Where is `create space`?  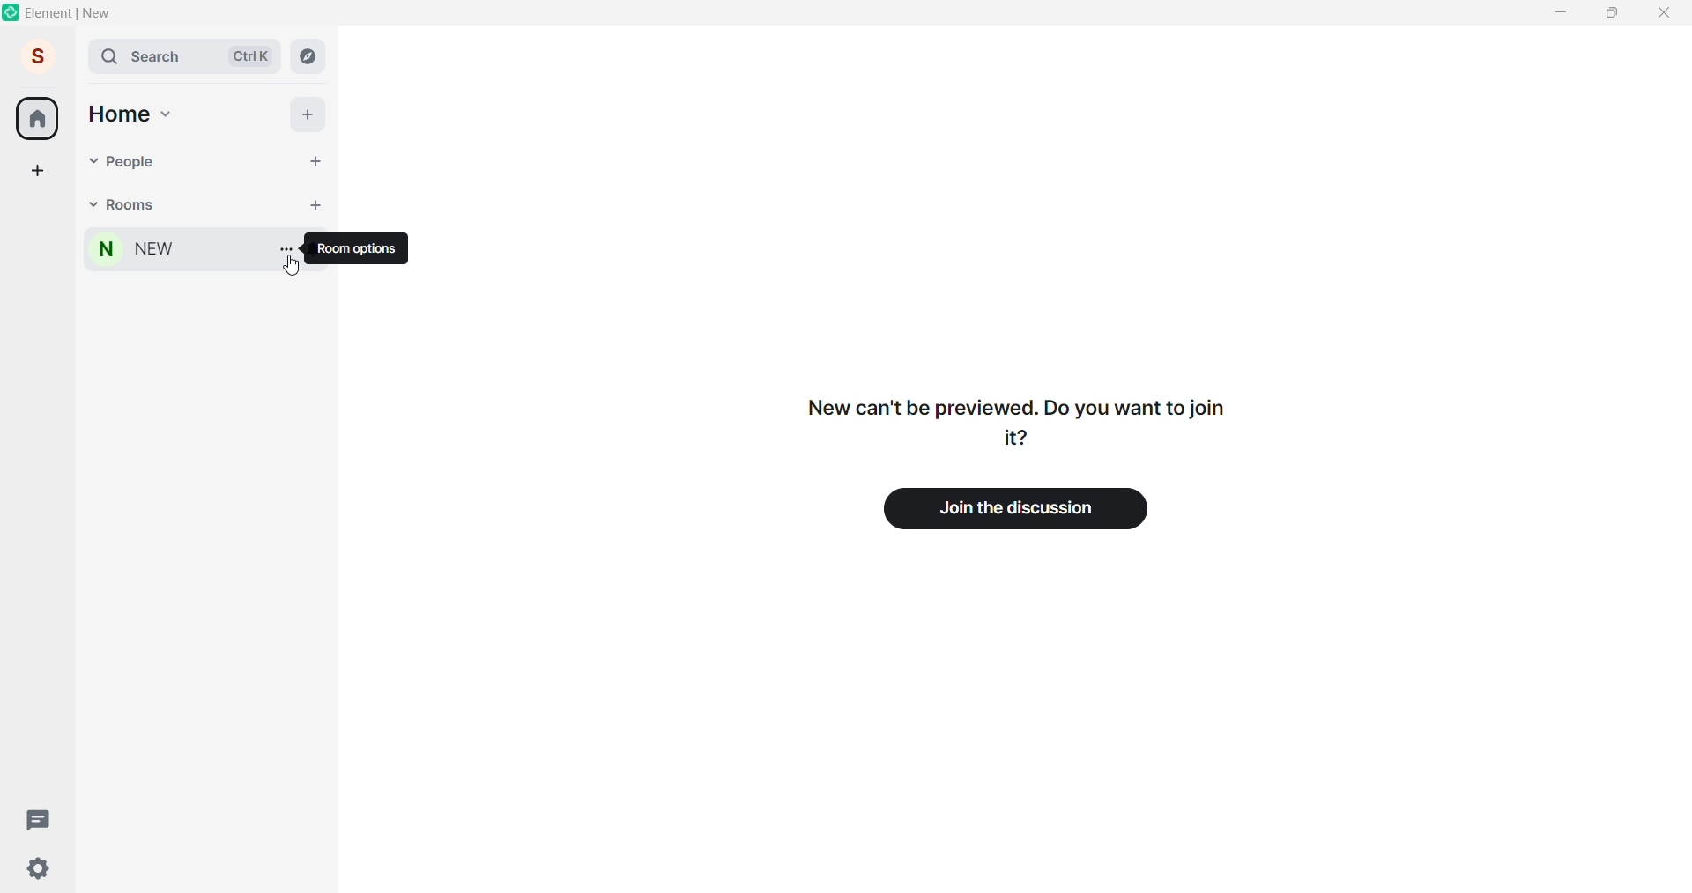
create space is located at coordinates (36, 165).